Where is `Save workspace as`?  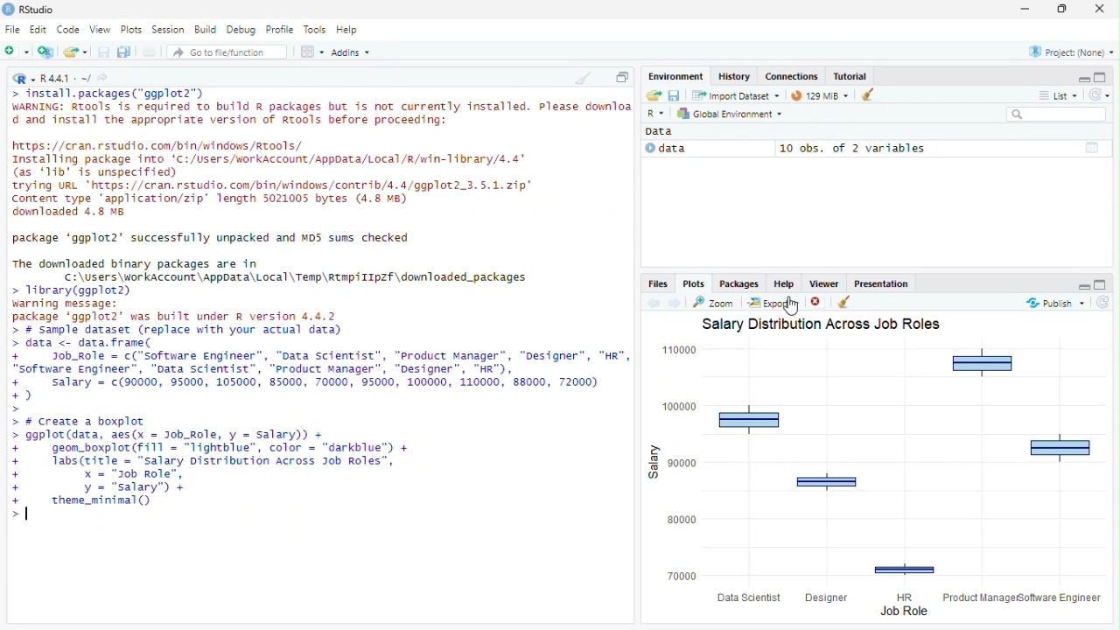 Save workspace as is located at coordinates (674, 94).